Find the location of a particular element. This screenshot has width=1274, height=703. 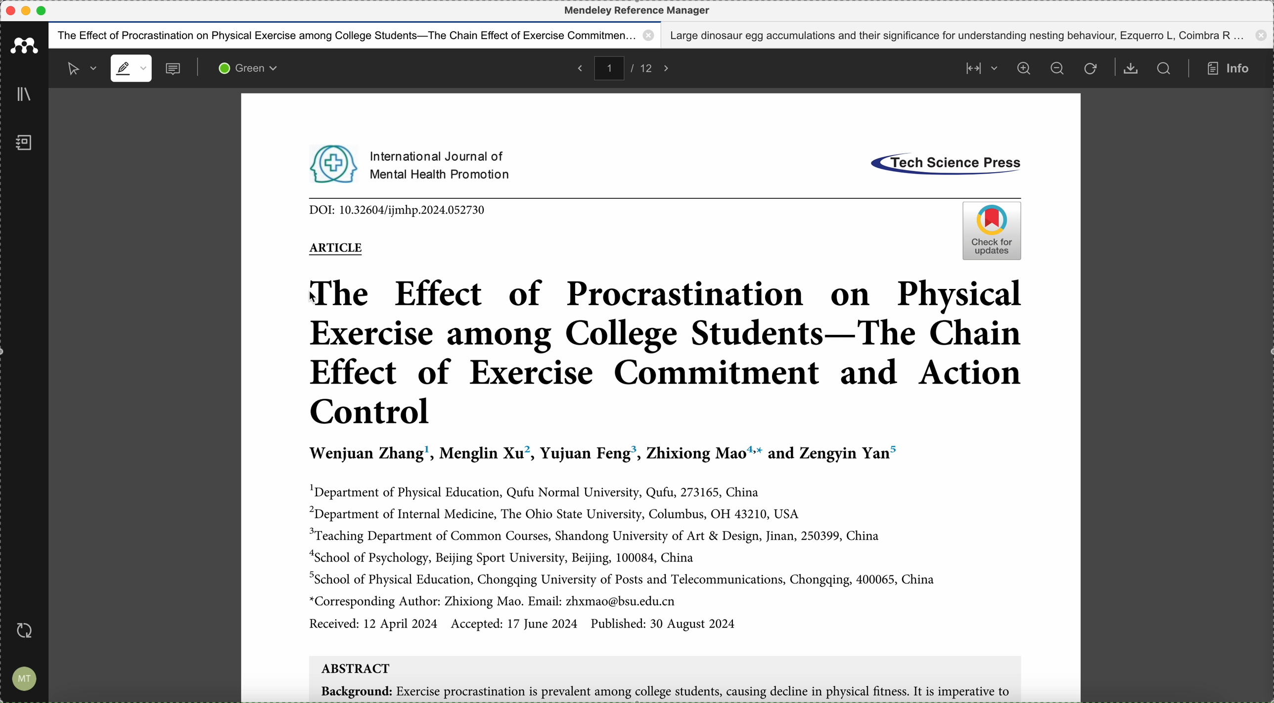

search is located at coordinates (1164, 68).